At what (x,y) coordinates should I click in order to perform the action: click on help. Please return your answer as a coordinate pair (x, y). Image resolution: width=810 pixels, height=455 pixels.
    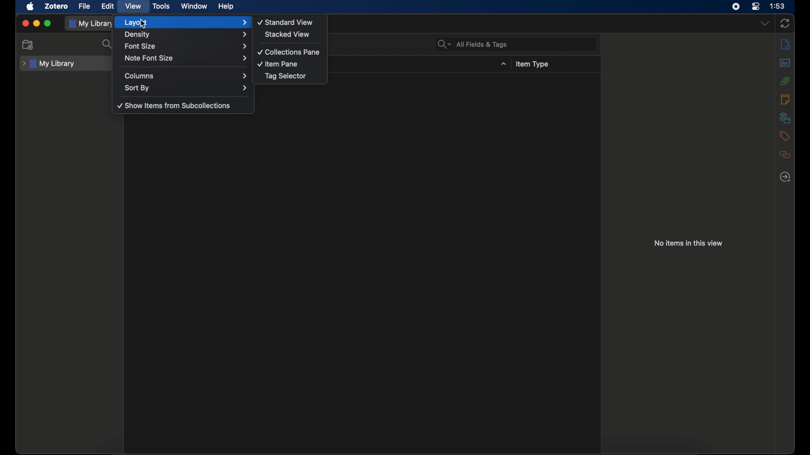
    Looking at the image, I should click on (226, 7).